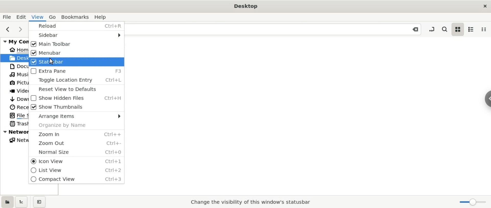 The image size is (491, 208). Describe the element at coordinates (75, 99) in the screenshot. I see `Show Hidden Files` at that location.